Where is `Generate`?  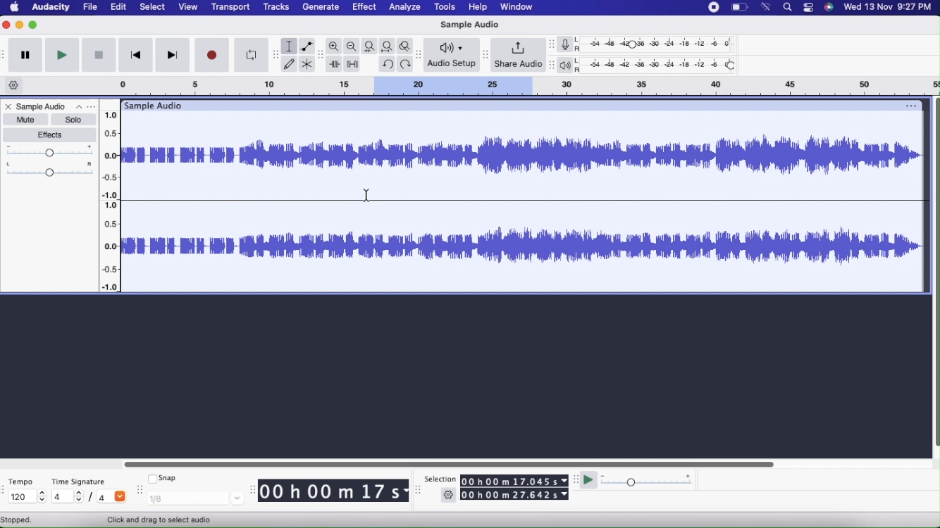
Generate is located at coordinates (322, 6).